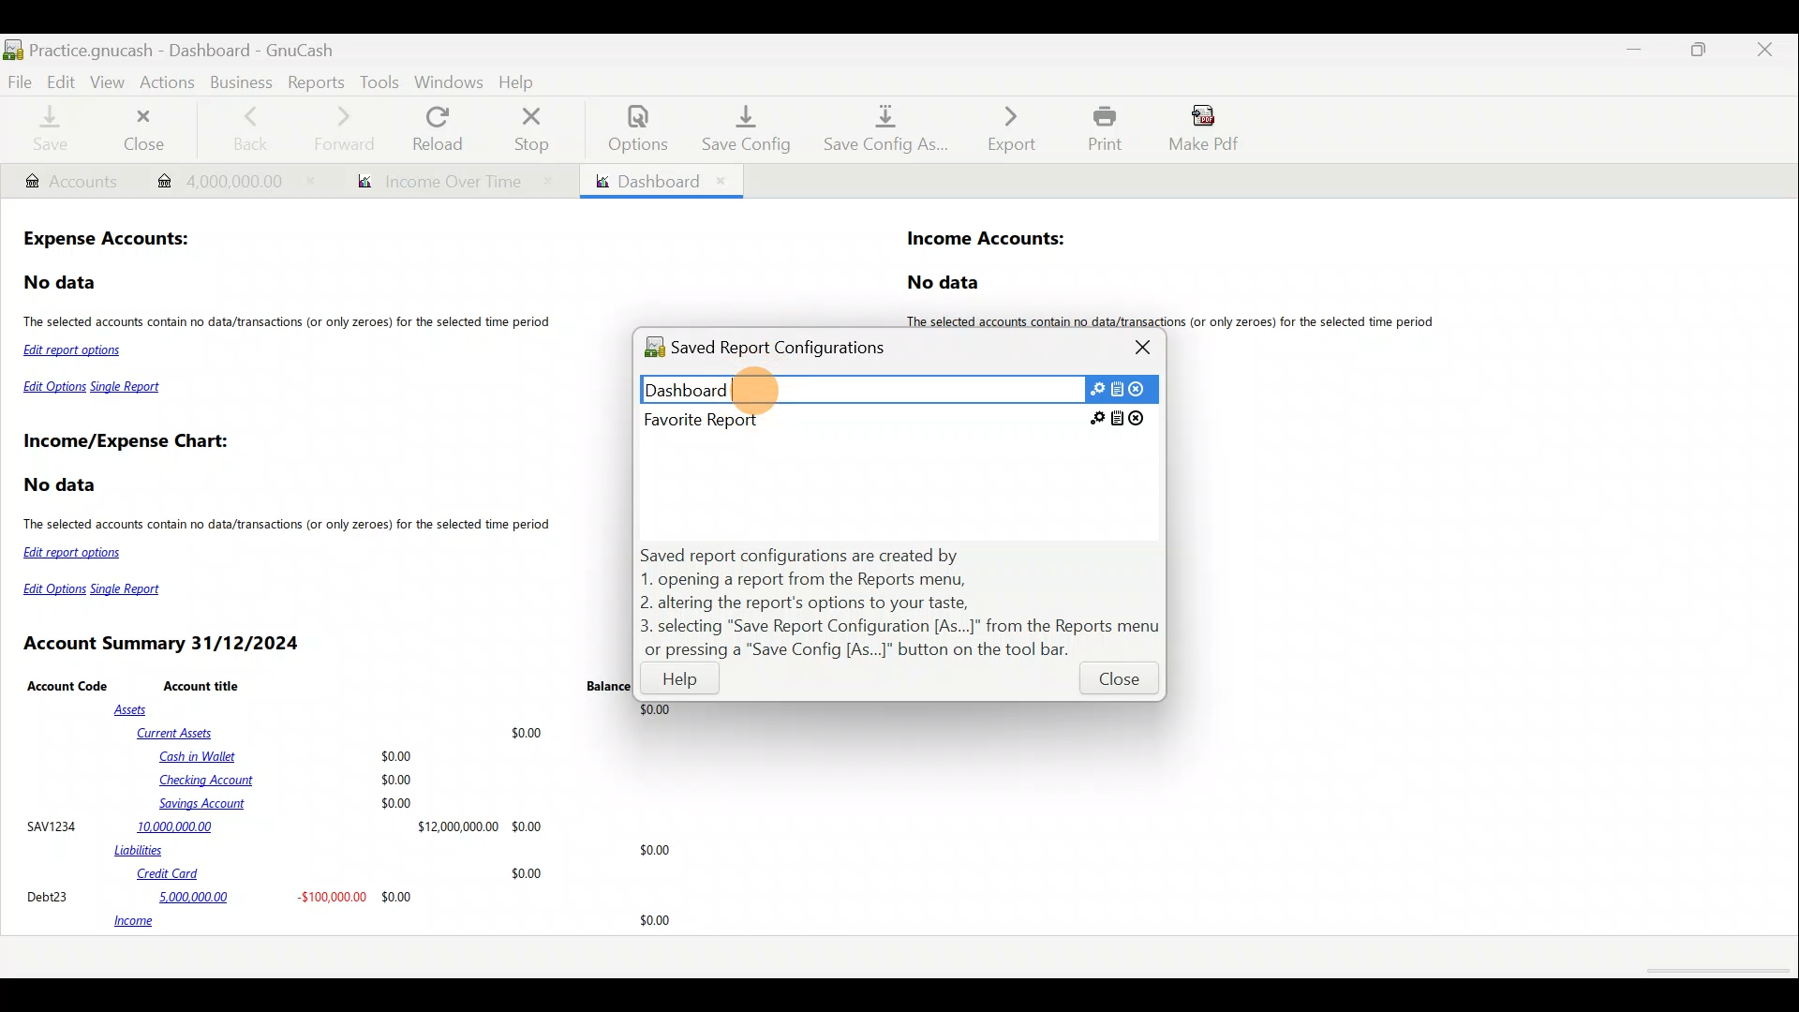 Image resolution: width=1799 pixels, height=1012 pixels. I want to click on Maximise, so click(1702, 55).